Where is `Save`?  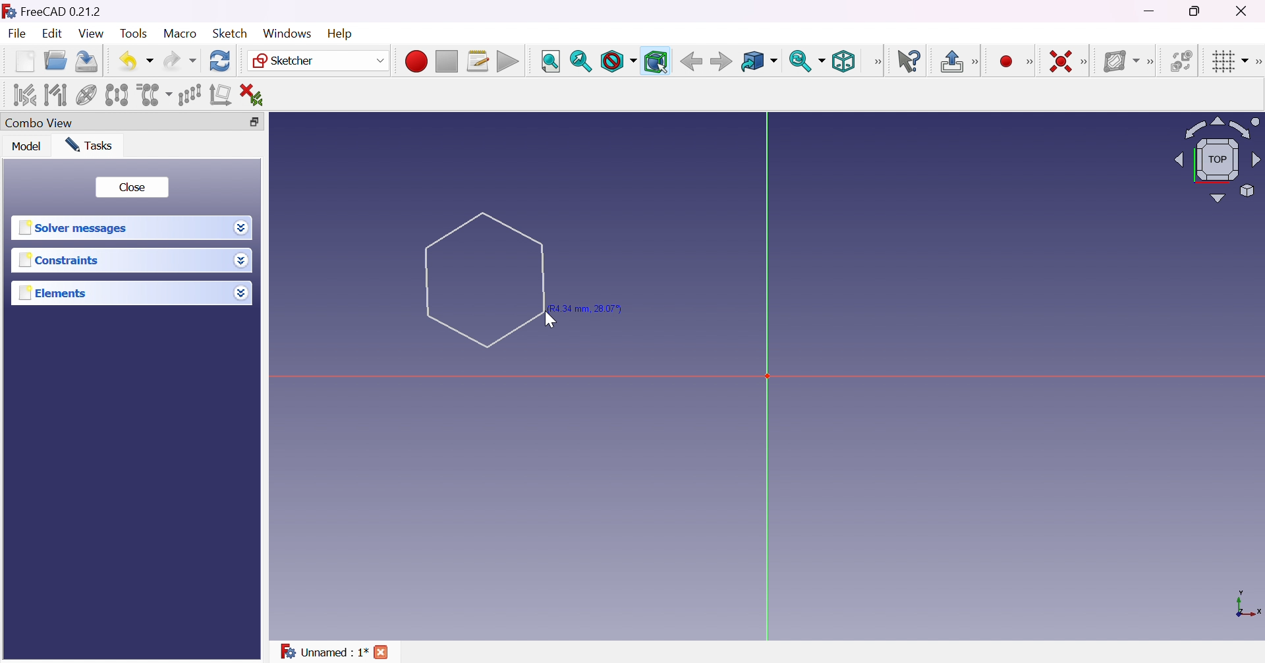 Save is located at coordinates (87, 61).